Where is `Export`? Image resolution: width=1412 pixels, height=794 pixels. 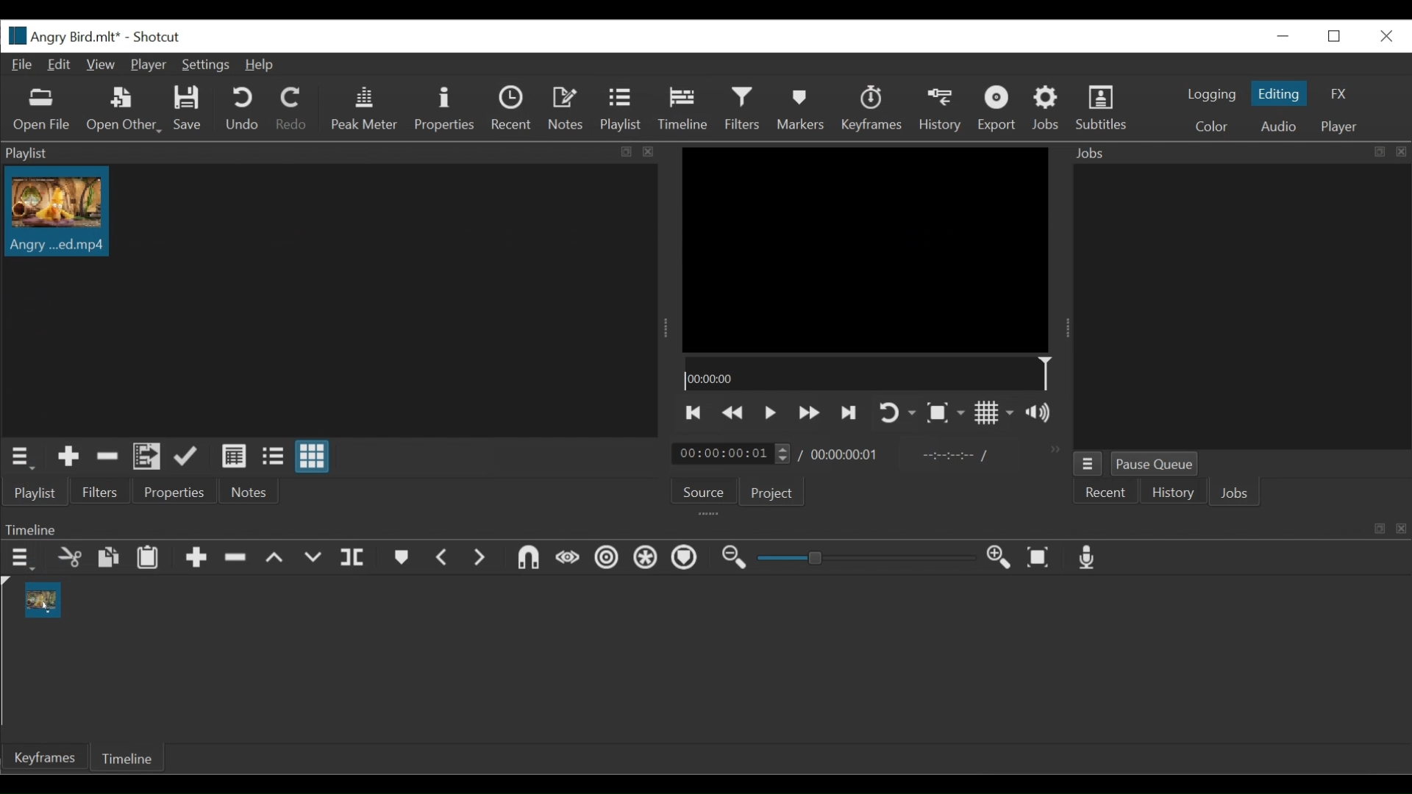 Export is located at coordinates (998, 110).